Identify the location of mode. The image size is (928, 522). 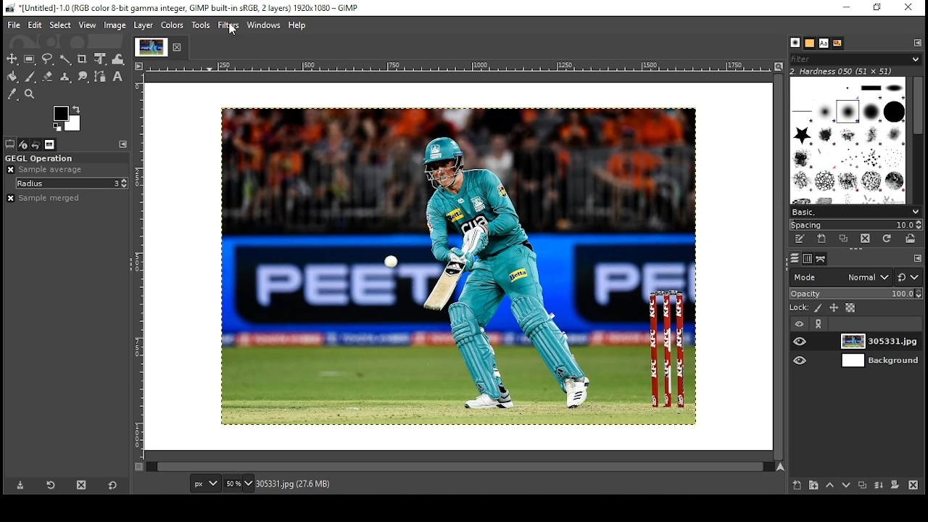
(842, 277).